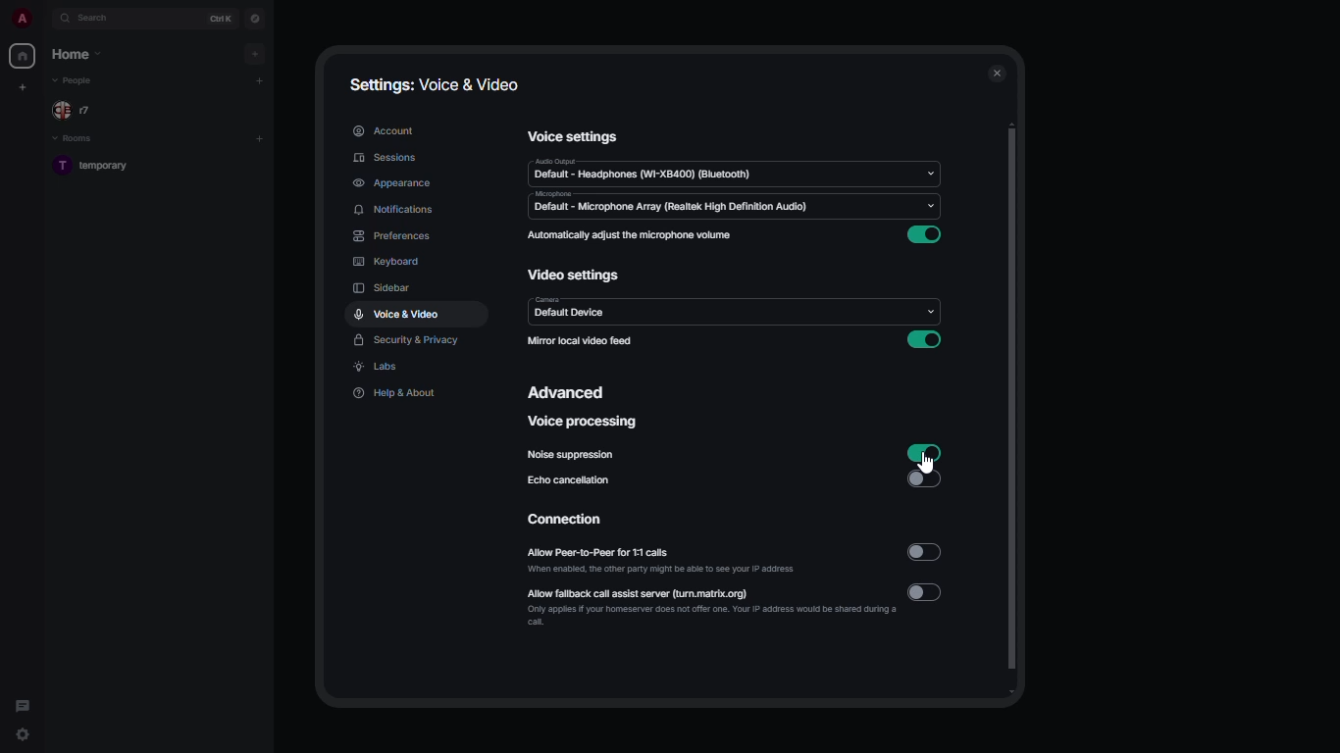 This screenshot has height=753, width=1340. I want to click on video settings, so click(578, 276).